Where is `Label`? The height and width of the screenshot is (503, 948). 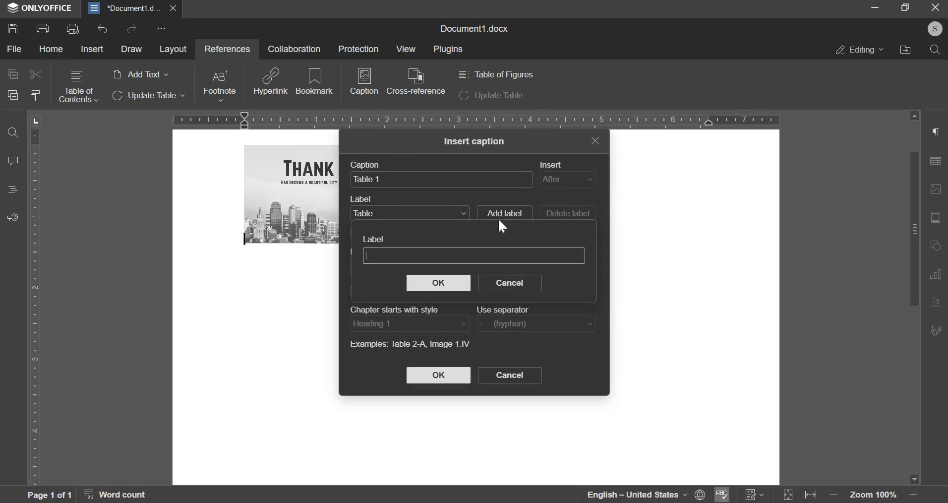
Label is located at coordinates (361, 198).